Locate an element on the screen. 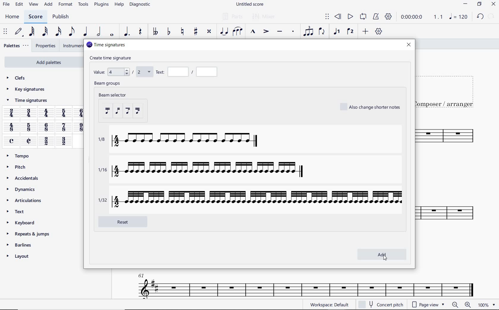 The height and width of the screenshot is (310, 499). zoom in or zoom out is located at coordinates (461, 305).